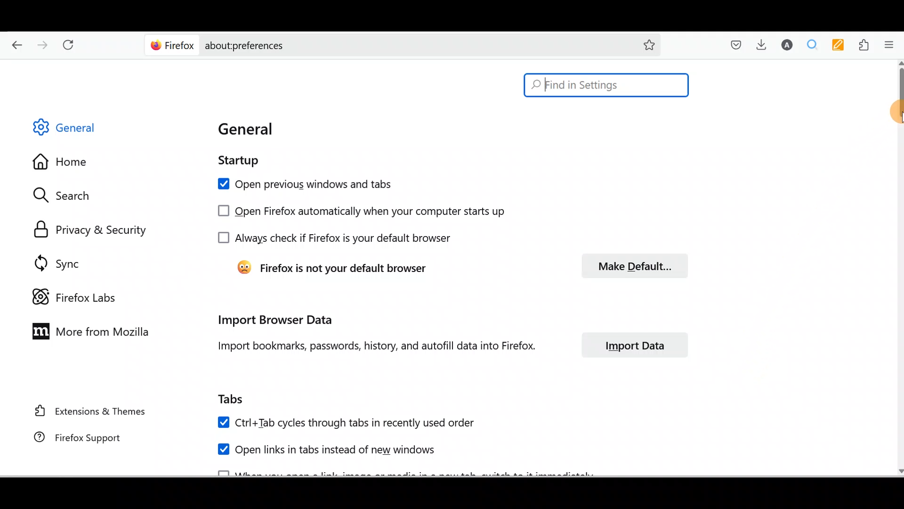  What do you see at coordinates (67, 164) in the screenshot?
I see `Home` at bounding box center [67, 164].